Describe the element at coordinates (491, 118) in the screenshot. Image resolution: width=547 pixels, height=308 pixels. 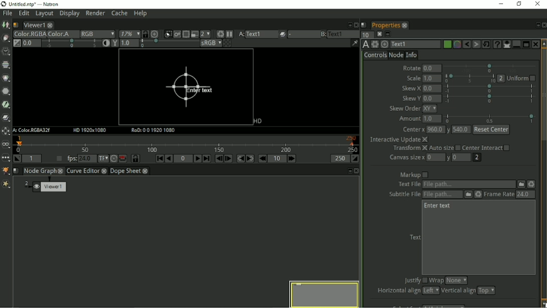
I see `selection bar` at that location.